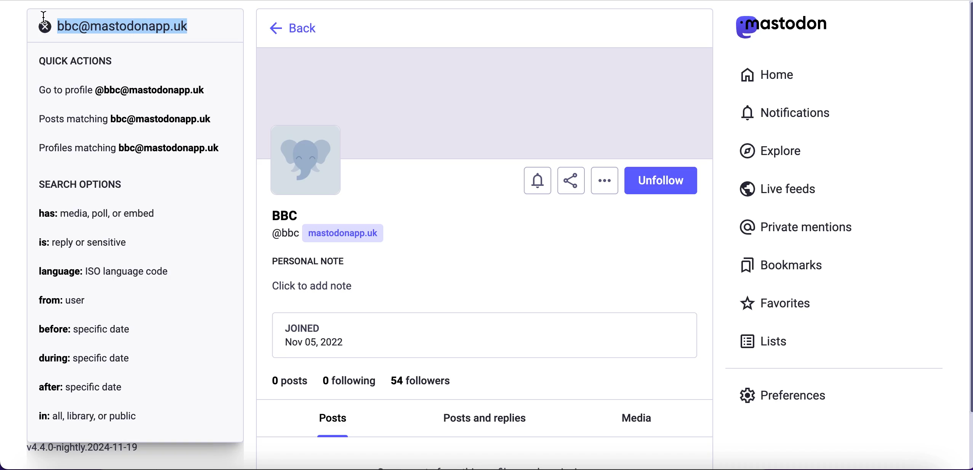 This screenshot has width=973, height=470. I want to click on live feeds, so click(778, 192).